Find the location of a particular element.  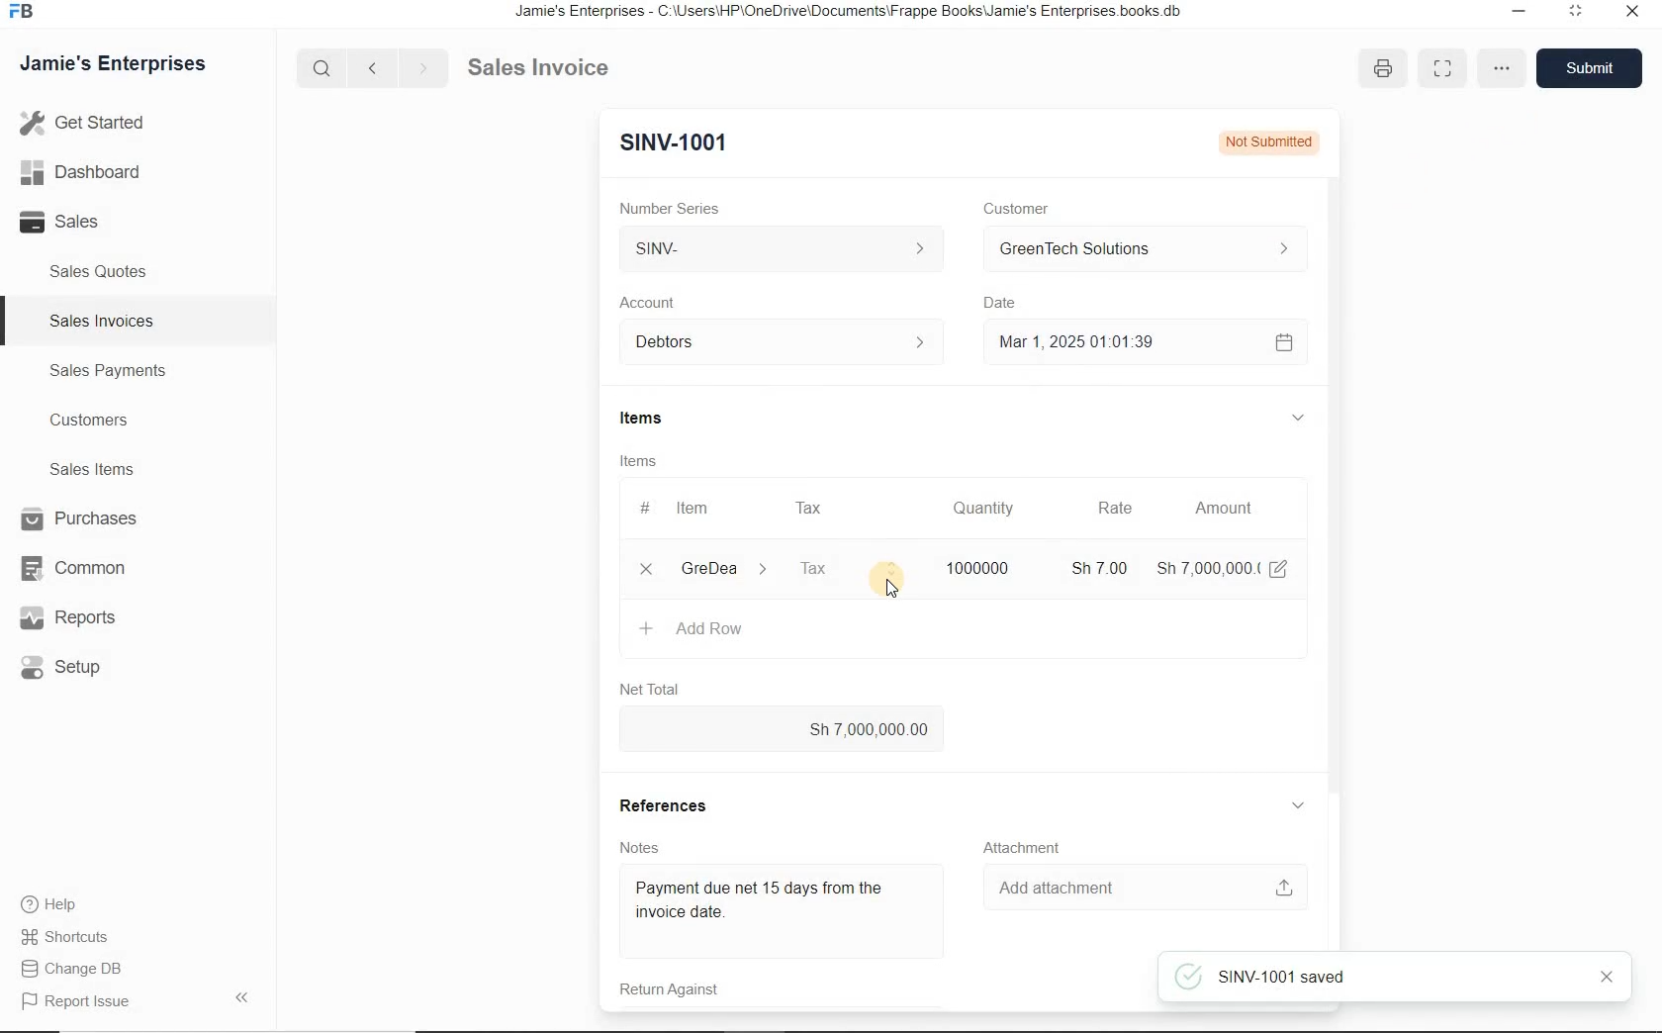

full screen is located at coordinates (1441, 68).